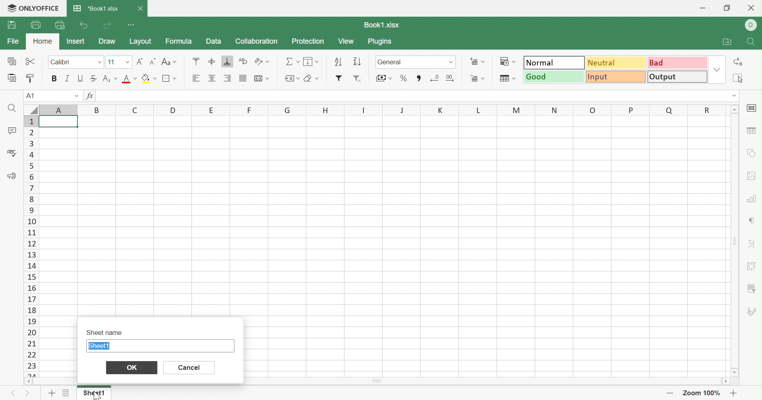 Image resolution: width=762 pixels, height=400 pixels. I want to click on Scroll right, so click(727, 382).